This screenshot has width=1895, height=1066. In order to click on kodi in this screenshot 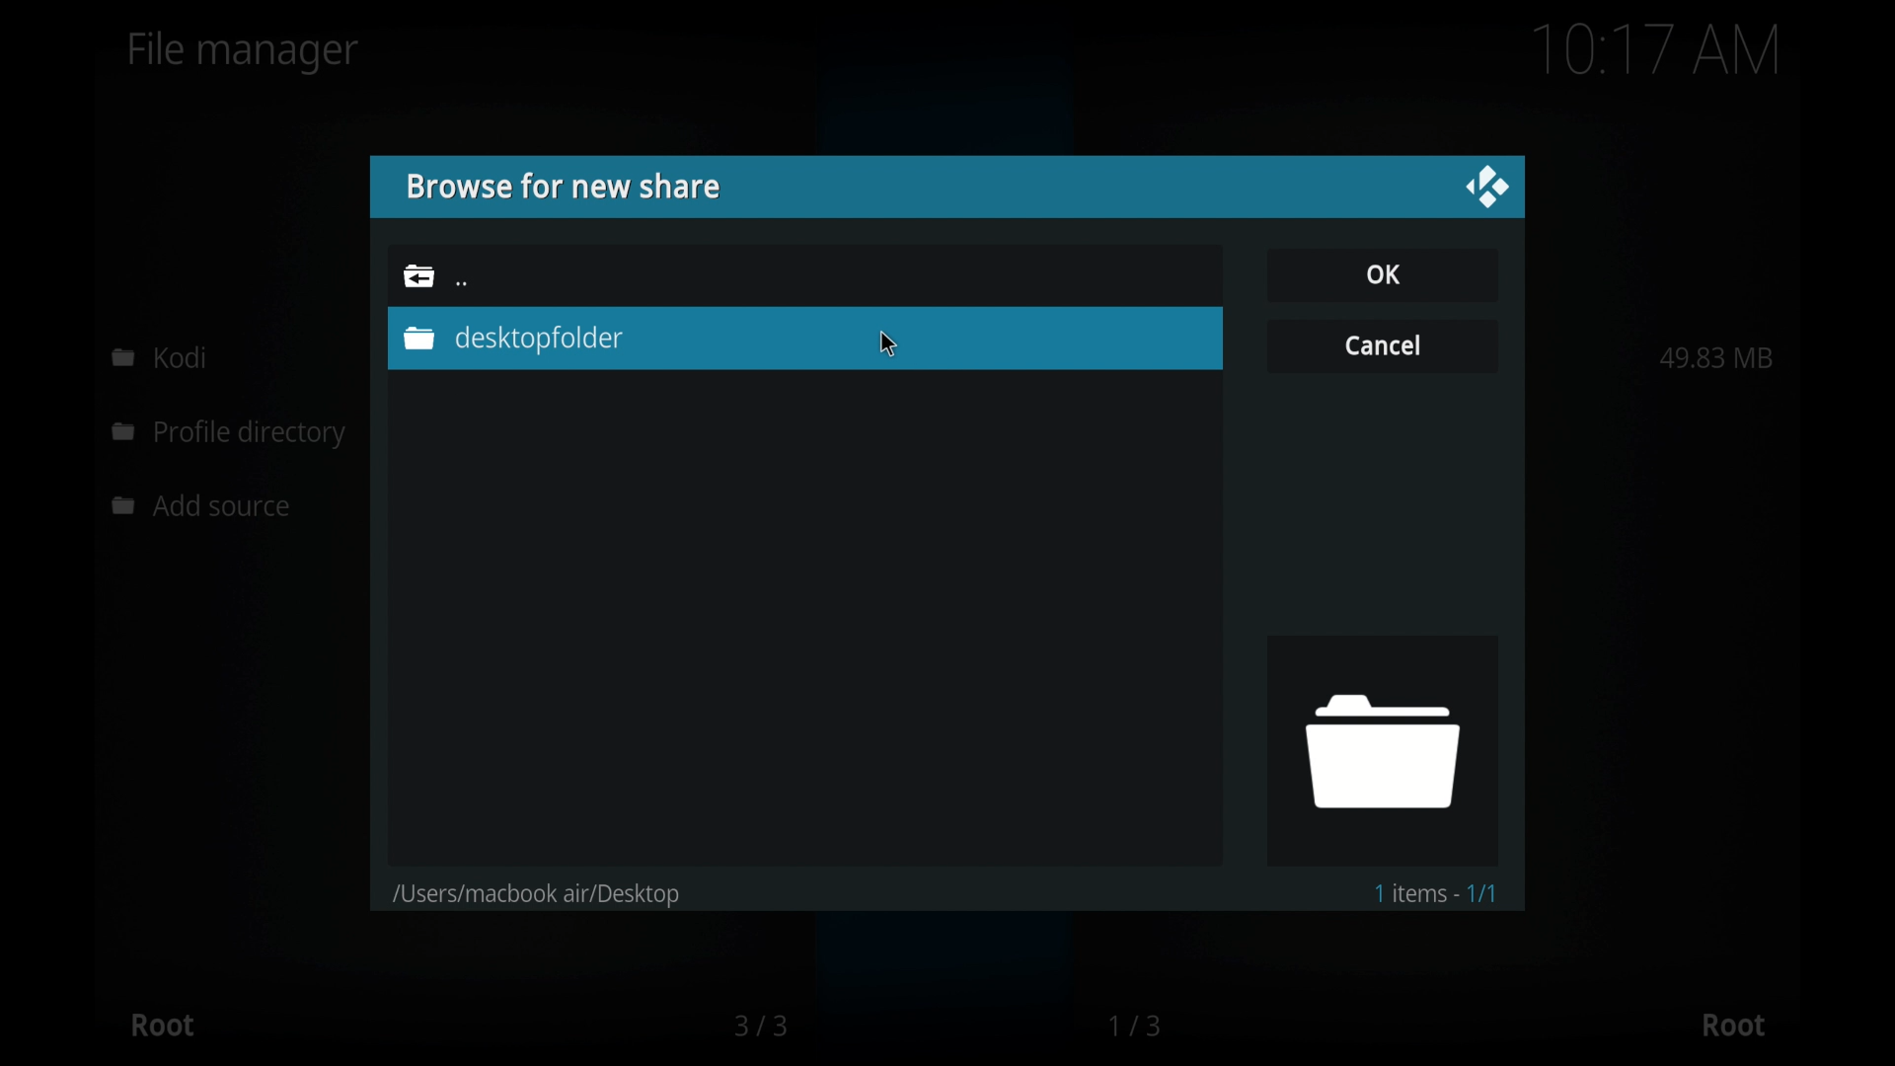, I will do `click(160, 356)`.